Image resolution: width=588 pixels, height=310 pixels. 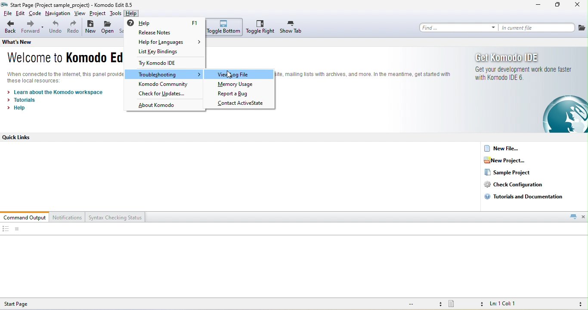 What do you see at coordinates (10, 27) in the screenshot?
I see `back` at bounding box center [10, 27].